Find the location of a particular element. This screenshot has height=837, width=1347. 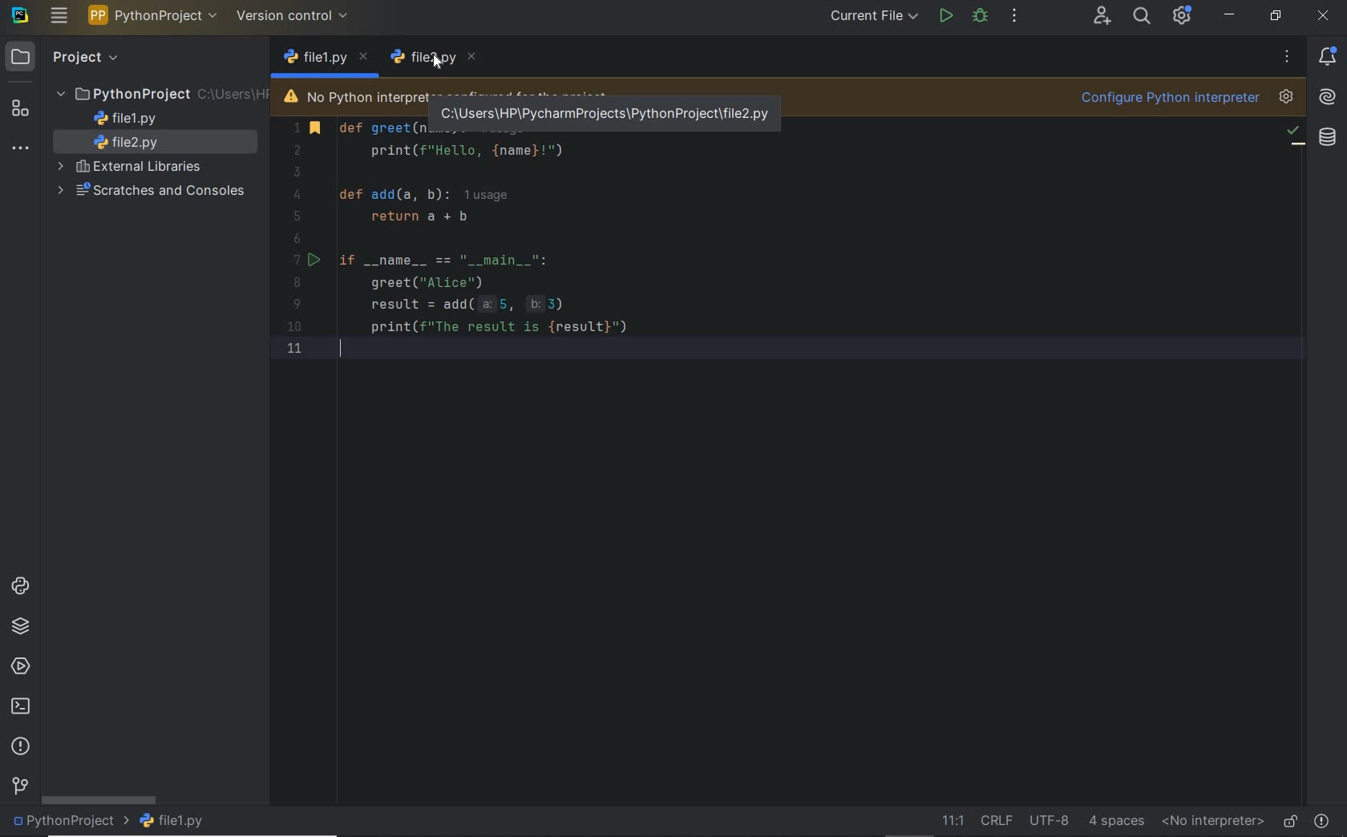

notifications is located at coordinates (1331, 56).